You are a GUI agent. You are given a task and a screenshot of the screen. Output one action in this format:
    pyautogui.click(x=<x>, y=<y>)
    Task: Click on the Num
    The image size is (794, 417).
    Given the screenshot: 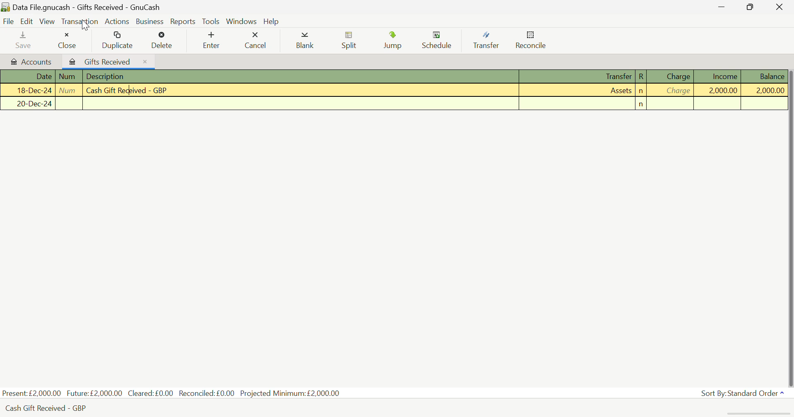 What is the action you would take?
    pyautogui.click(x=69, y=90)
    